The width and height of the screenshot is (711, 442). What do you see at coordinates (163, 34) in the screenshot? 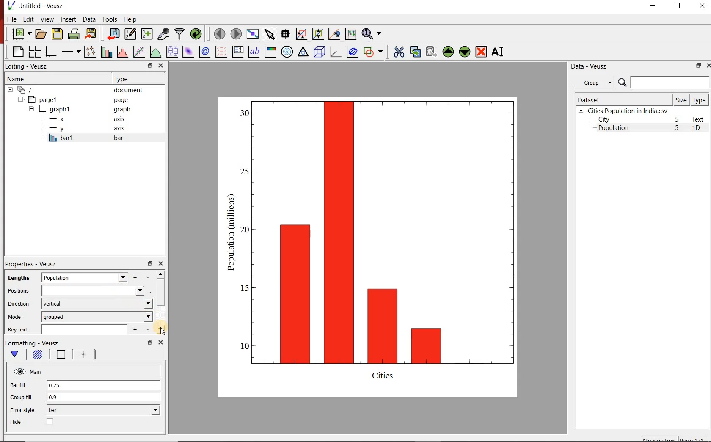
I see `capture remote data` at bounding box center [163, 34].